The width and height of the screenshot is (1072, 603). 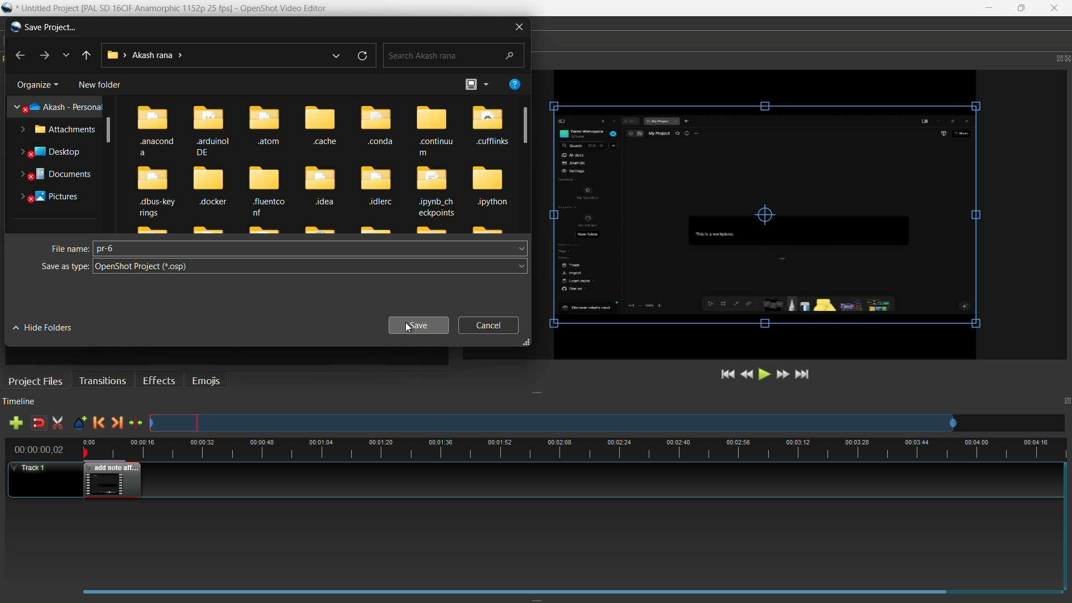 I want to click on minimize, so click(x=989, y=8).